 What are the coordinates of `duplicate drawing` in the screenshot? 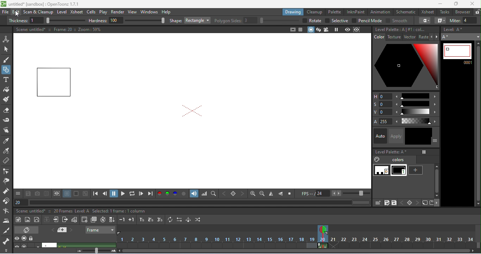 It's located at (94, 220).